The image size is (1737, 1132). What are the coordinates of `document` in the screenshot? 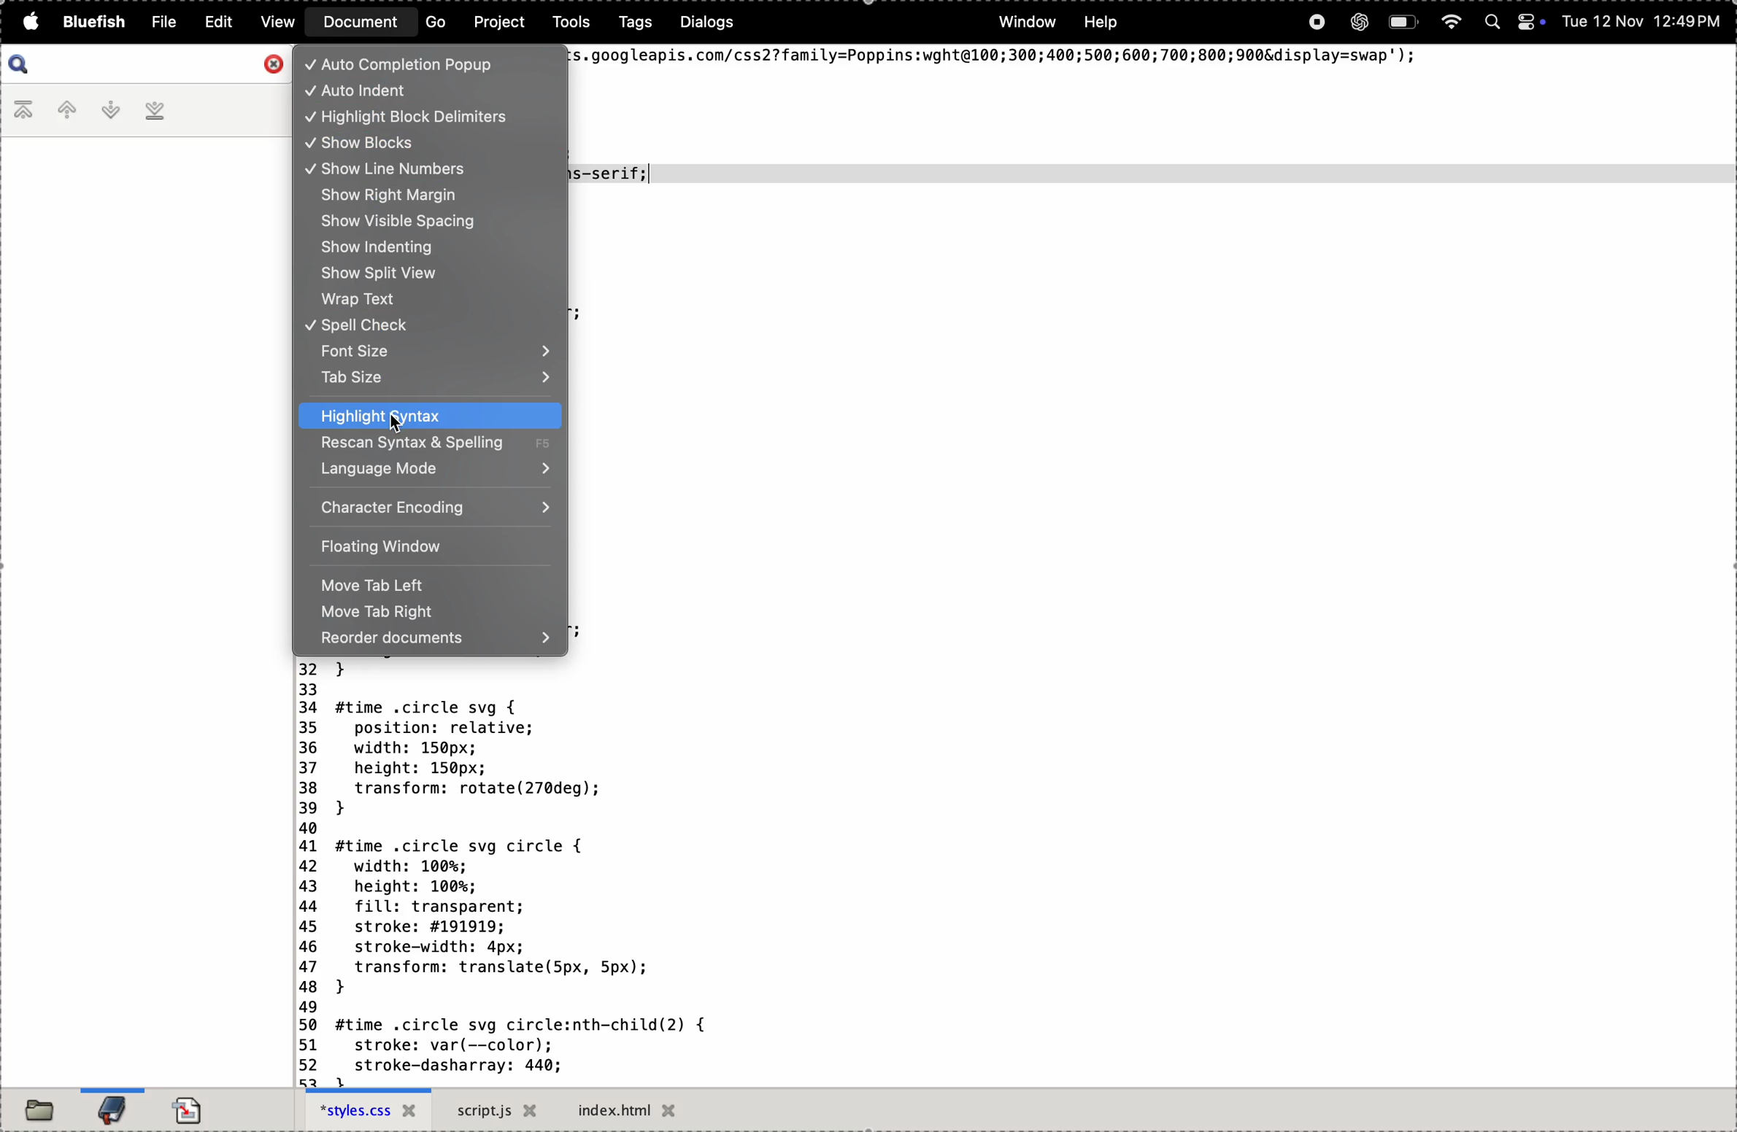 It's located at (358, 23).